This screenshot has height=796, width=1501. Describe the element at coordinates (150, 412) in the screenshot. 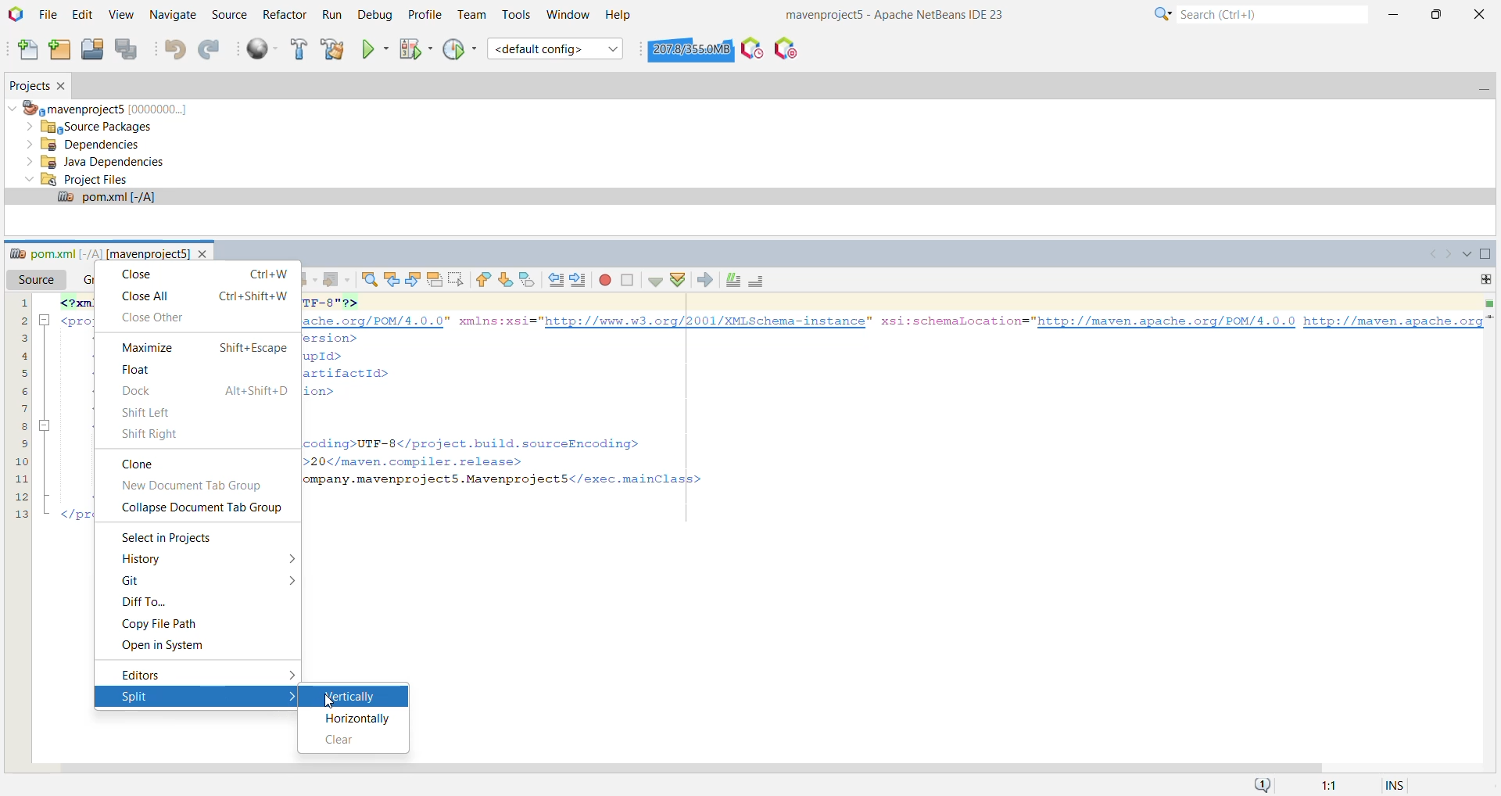

I see `Shift Left` at that location.